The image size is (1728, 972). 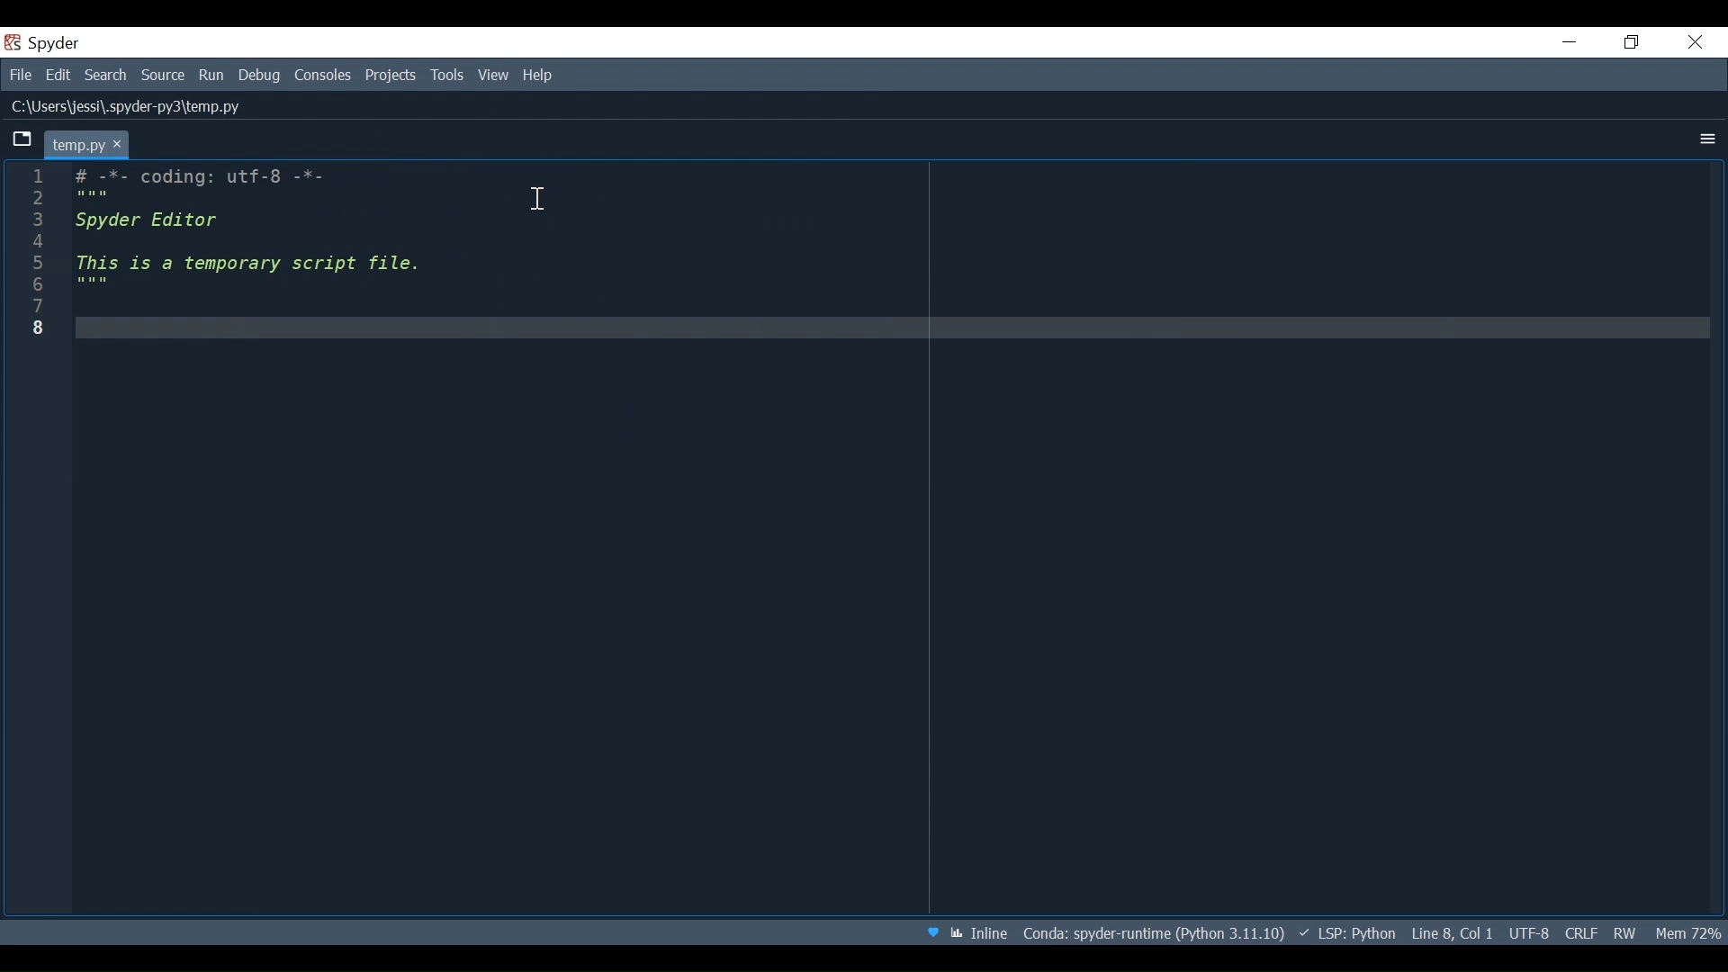 I want to click on Edit, so click(x=60, y=76).